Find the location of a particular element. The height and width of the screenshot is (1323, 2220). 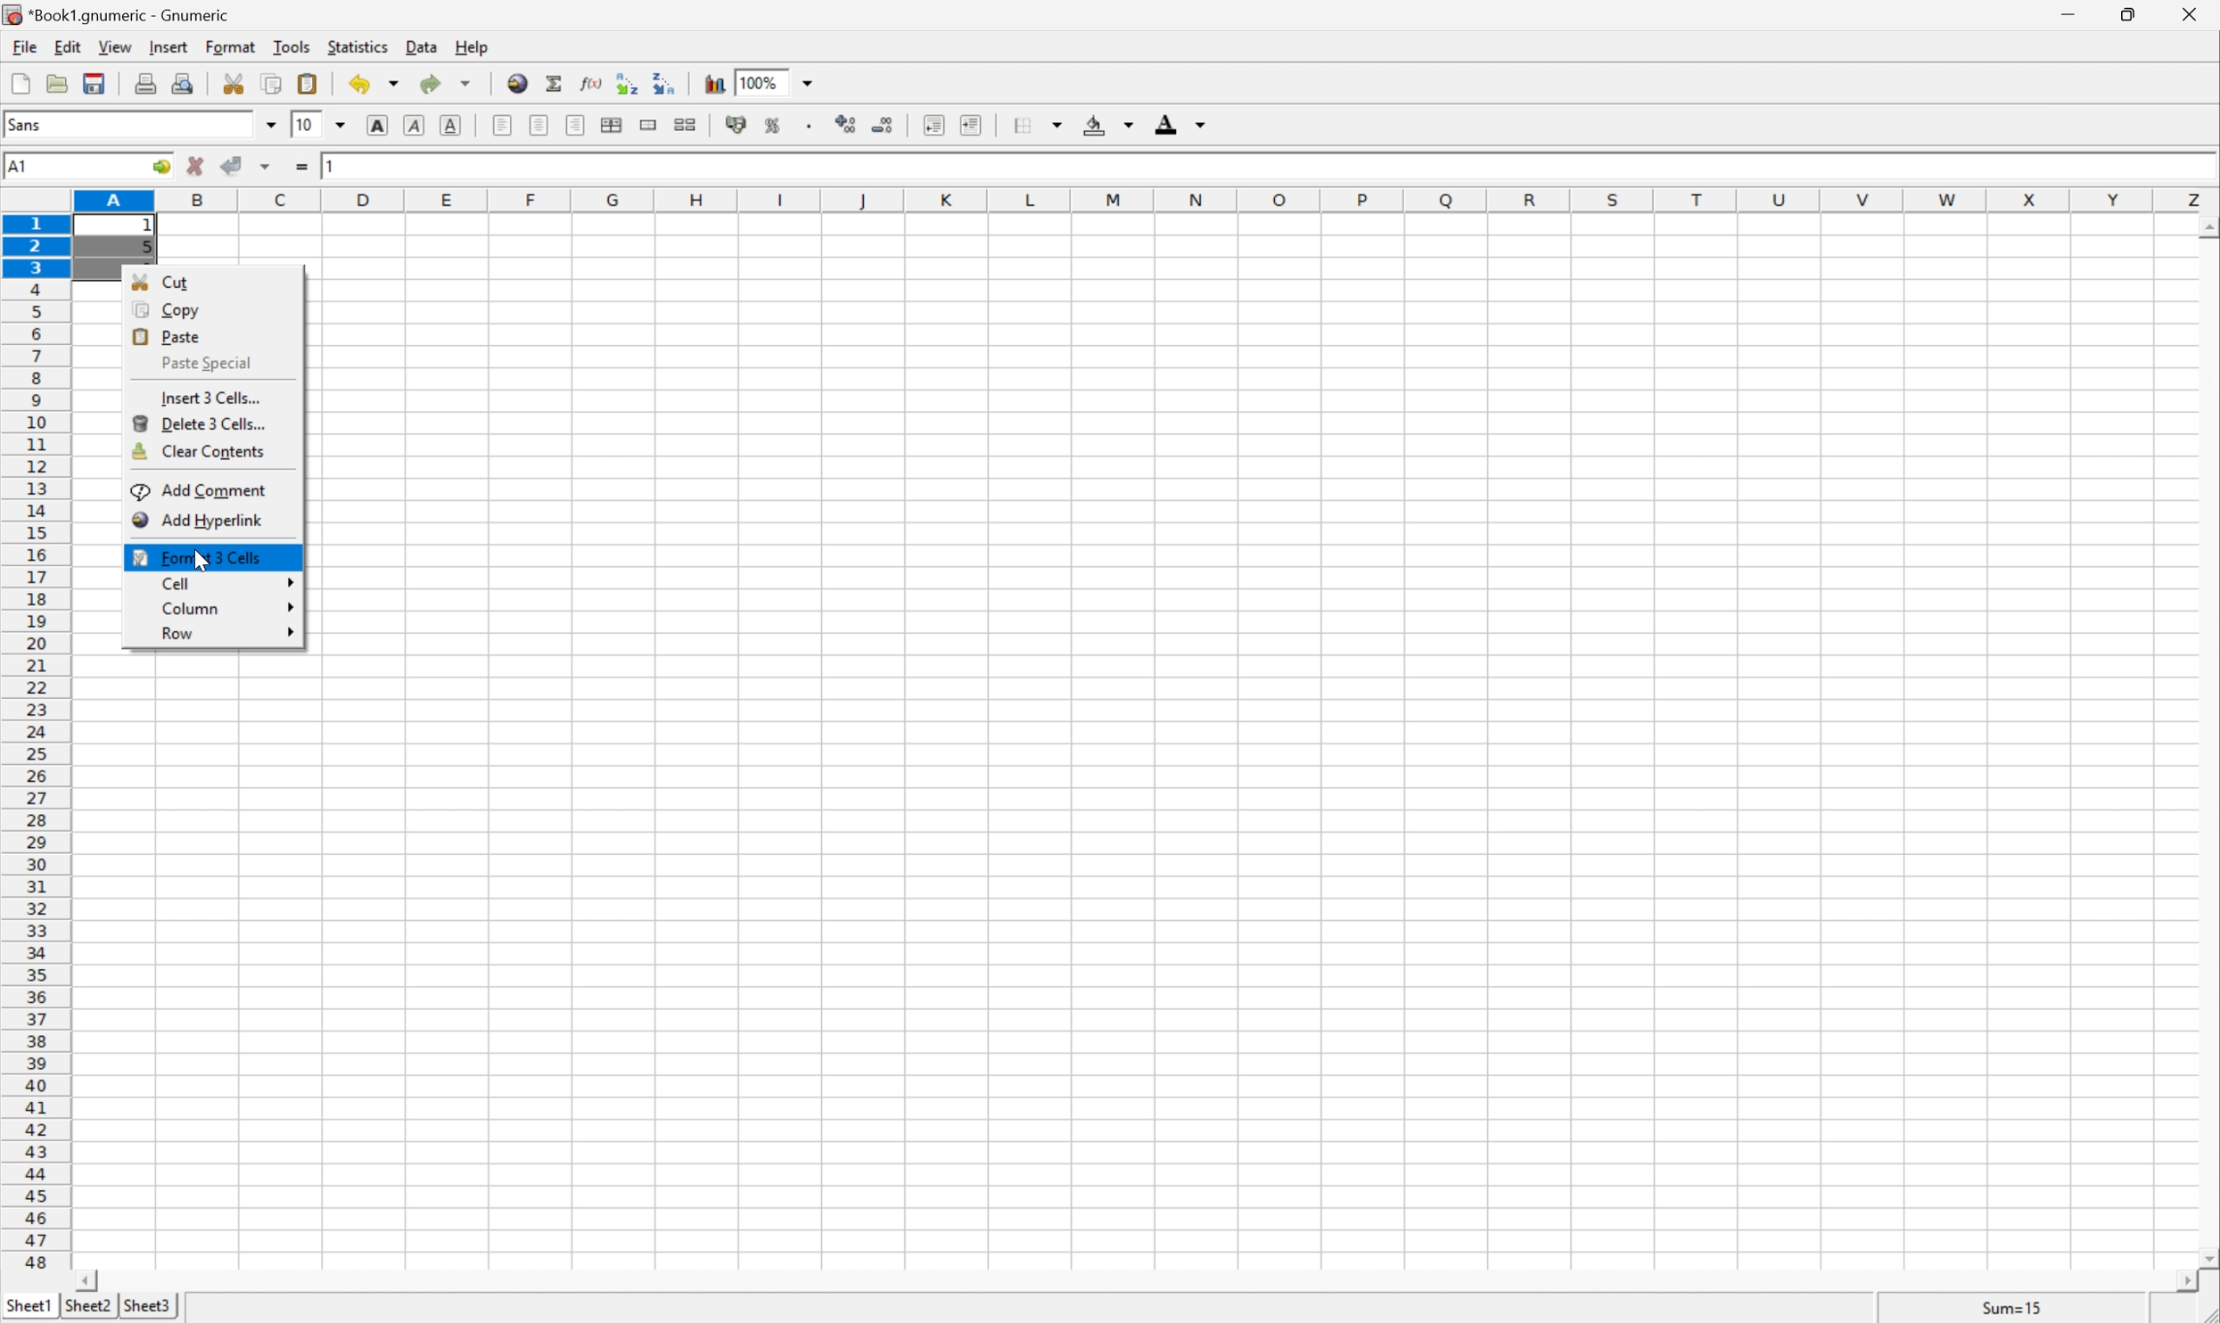

sum in current cell is located at coordinates (558, 83).